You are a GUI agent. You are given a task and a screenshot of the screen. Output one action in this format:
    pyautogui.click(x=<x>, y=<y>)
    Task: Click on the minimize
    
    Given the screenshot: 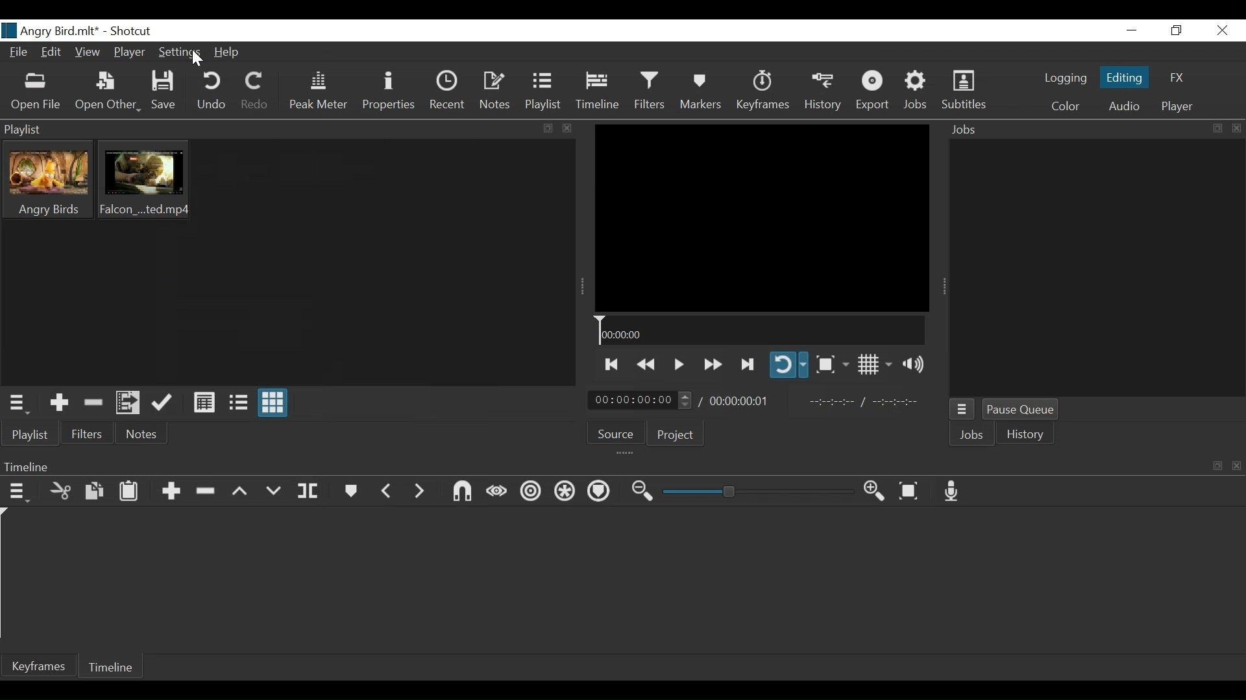 What is the action you would take?
    pyautogui.click(x=1132, y=31)
    